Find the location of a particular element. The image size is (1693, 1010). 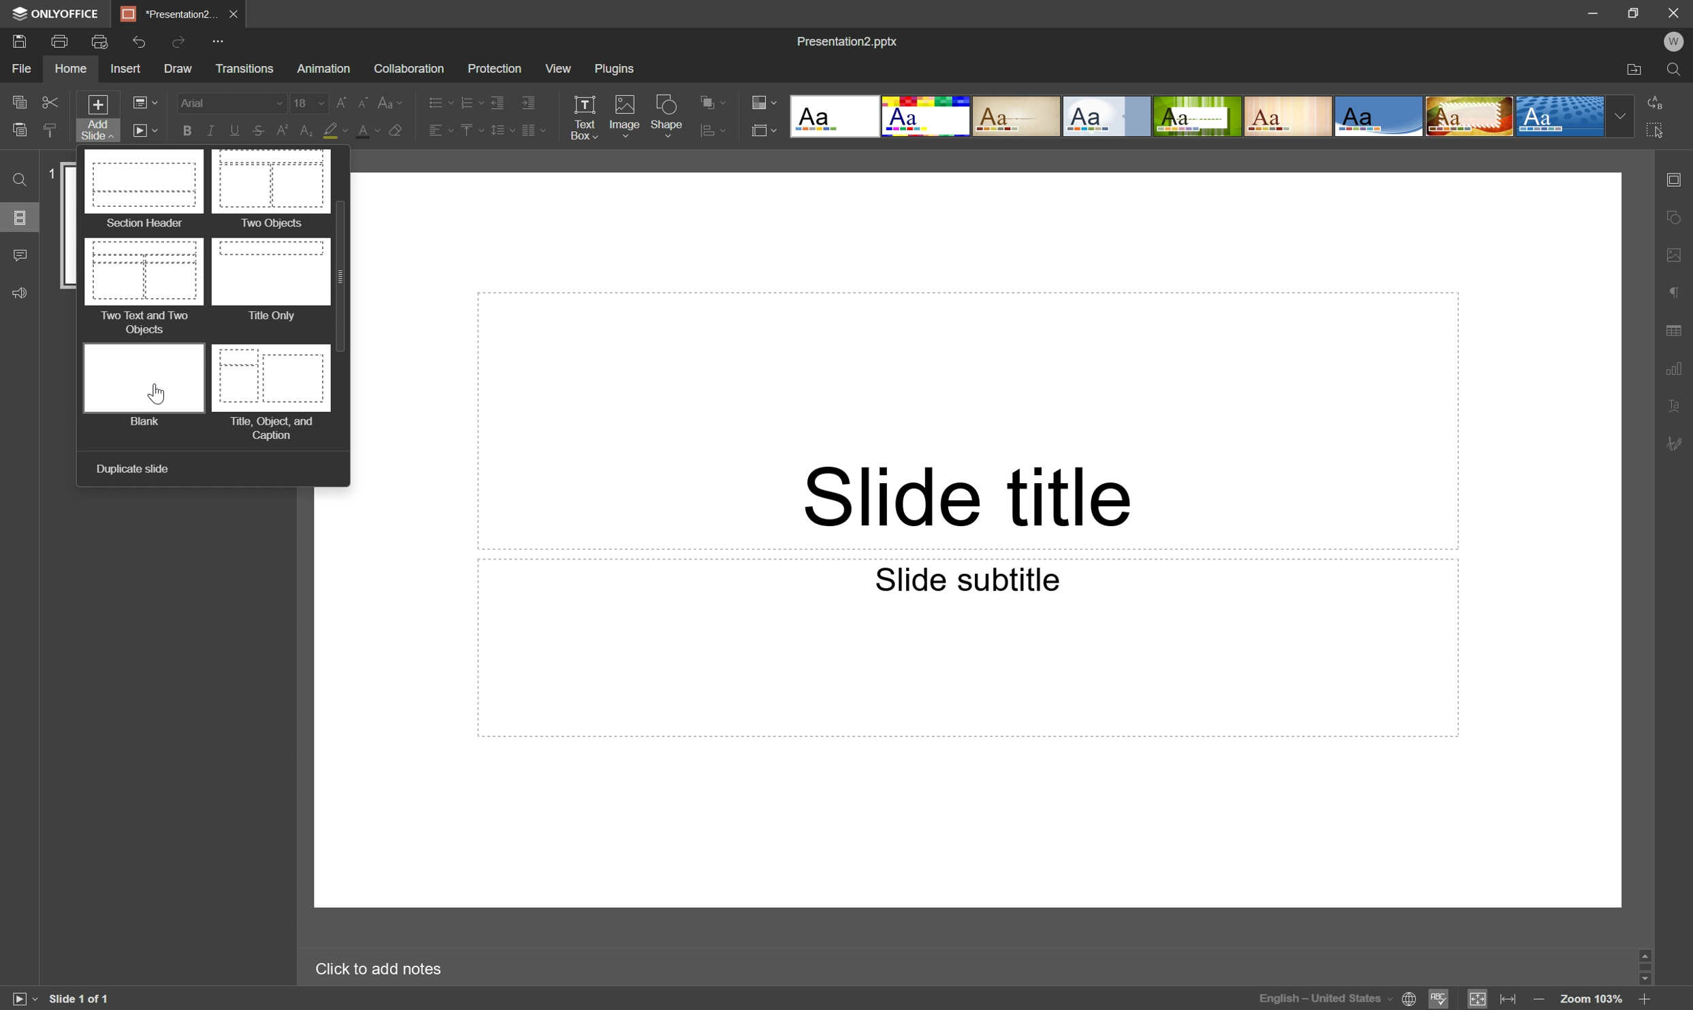

ONLYOFFICE is located at coordinates (59, 14).